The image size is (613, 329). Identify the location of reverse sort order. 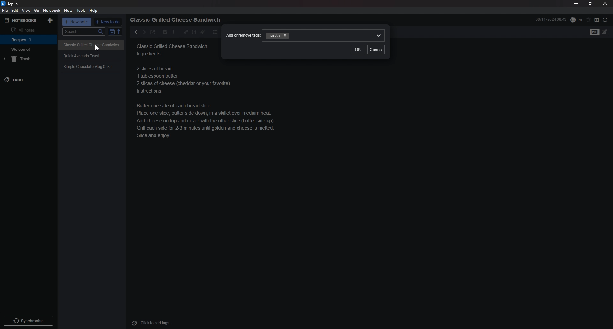
(119, 32).